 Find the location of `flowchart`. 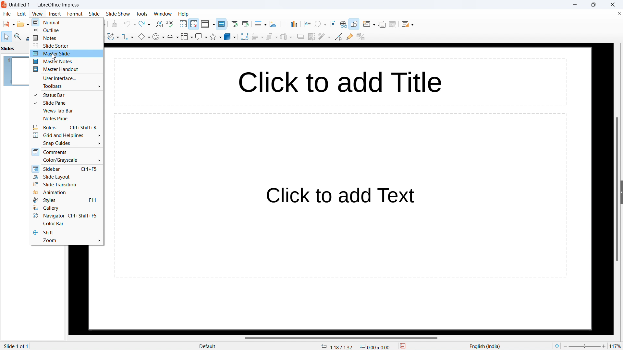

flowchart is located at coordinates (187, 37).